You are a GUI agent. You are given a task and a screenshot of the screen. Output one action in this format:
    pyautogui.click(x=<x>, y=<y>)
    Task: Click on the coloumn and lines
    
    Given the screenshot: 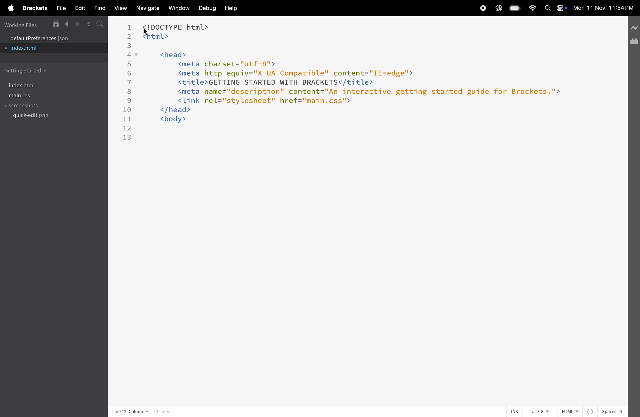 What is the action you would take?
    pyautogui.click(x=143, y=411)
    